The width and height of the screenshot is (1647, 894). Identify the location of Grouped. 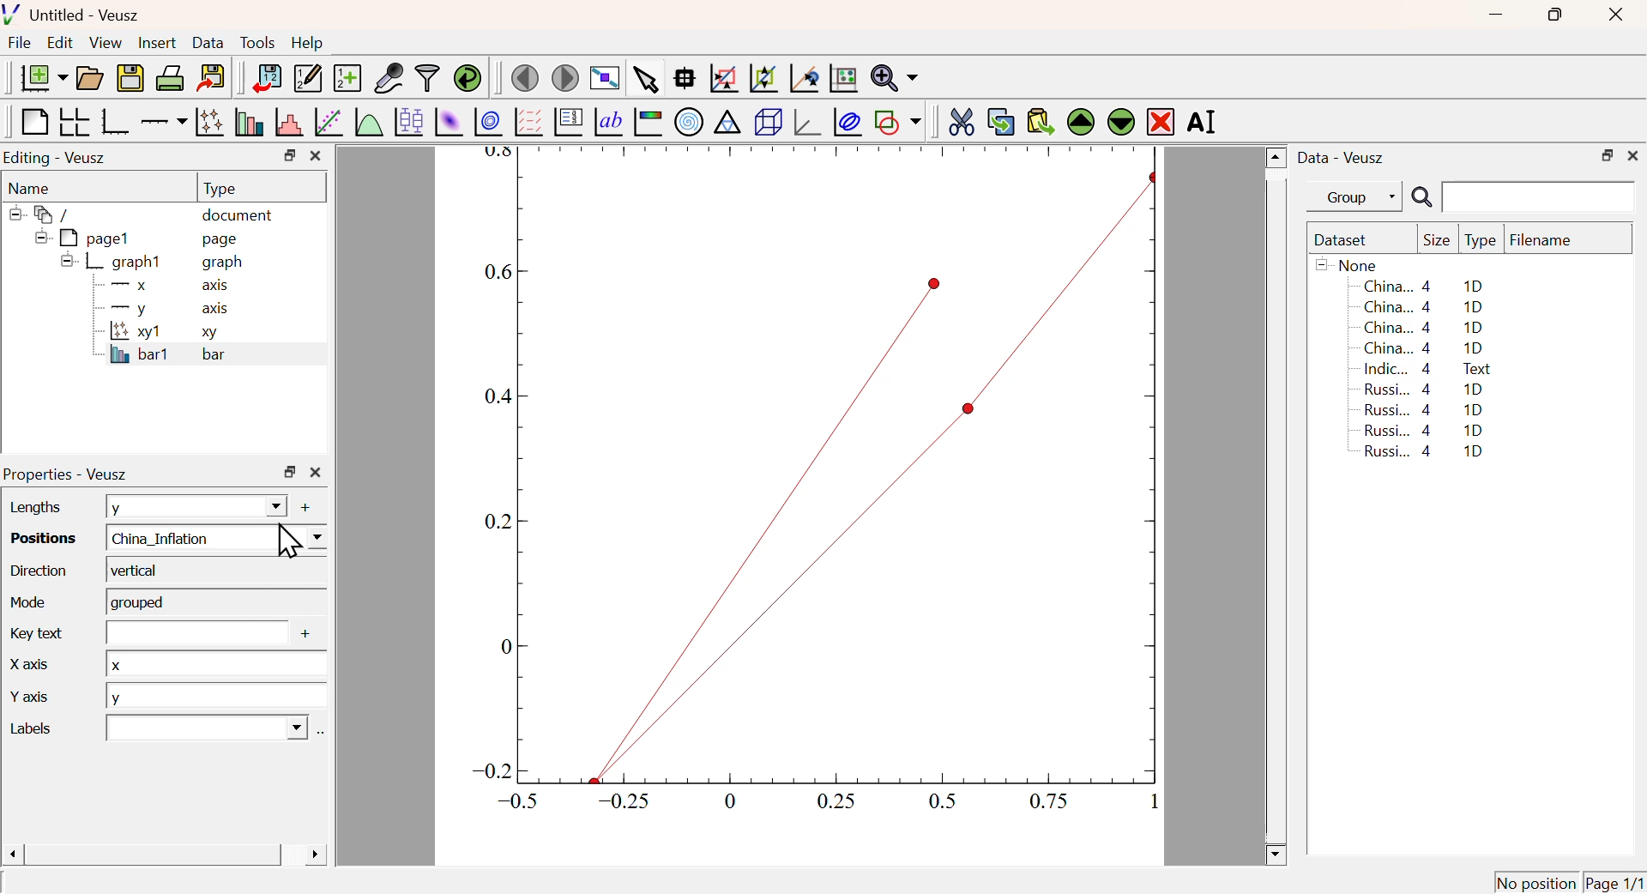
(212, 602).